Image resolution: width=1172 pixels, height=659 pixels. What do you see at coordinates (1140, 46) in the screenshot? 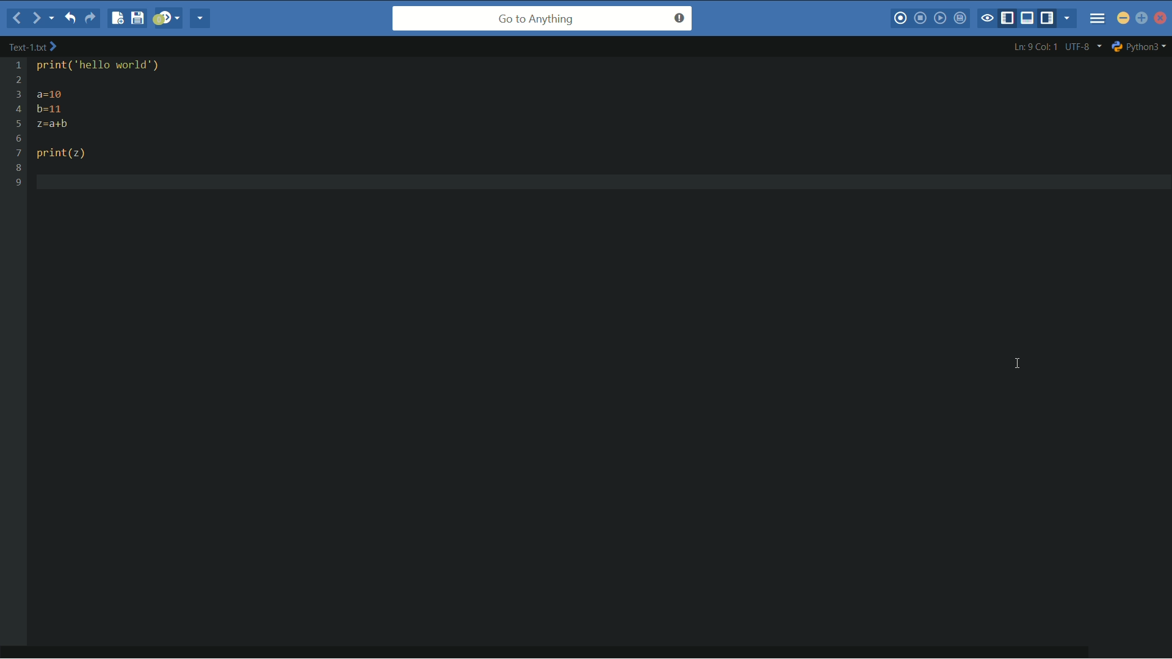
I see `python3` at bounding box center [1140, 46].